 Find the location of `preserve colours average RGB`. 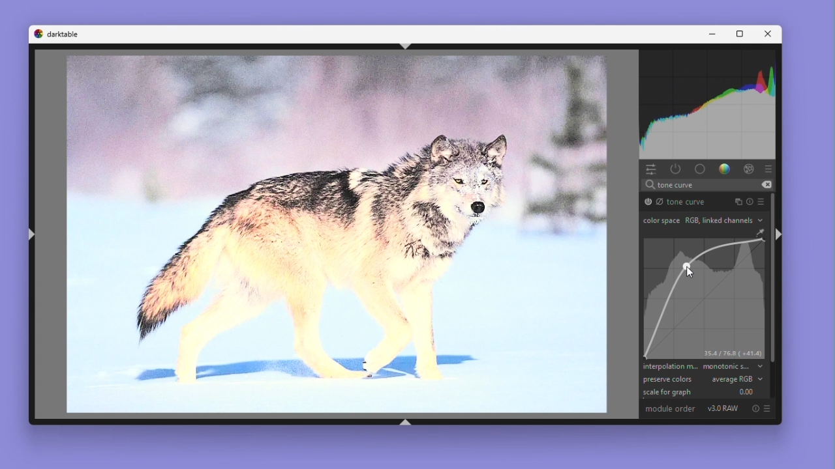

preserve colours average RGB is located at coordinates (702, 379).